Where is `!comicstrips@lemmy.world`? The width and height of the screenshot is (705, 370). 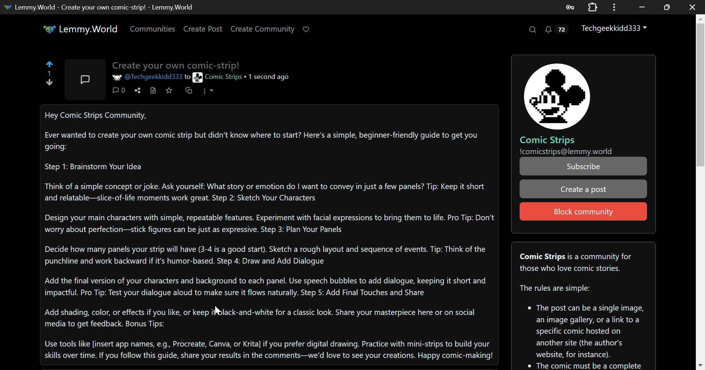 !comicstrips@lemmy.world is located at coordinates (566, 152).